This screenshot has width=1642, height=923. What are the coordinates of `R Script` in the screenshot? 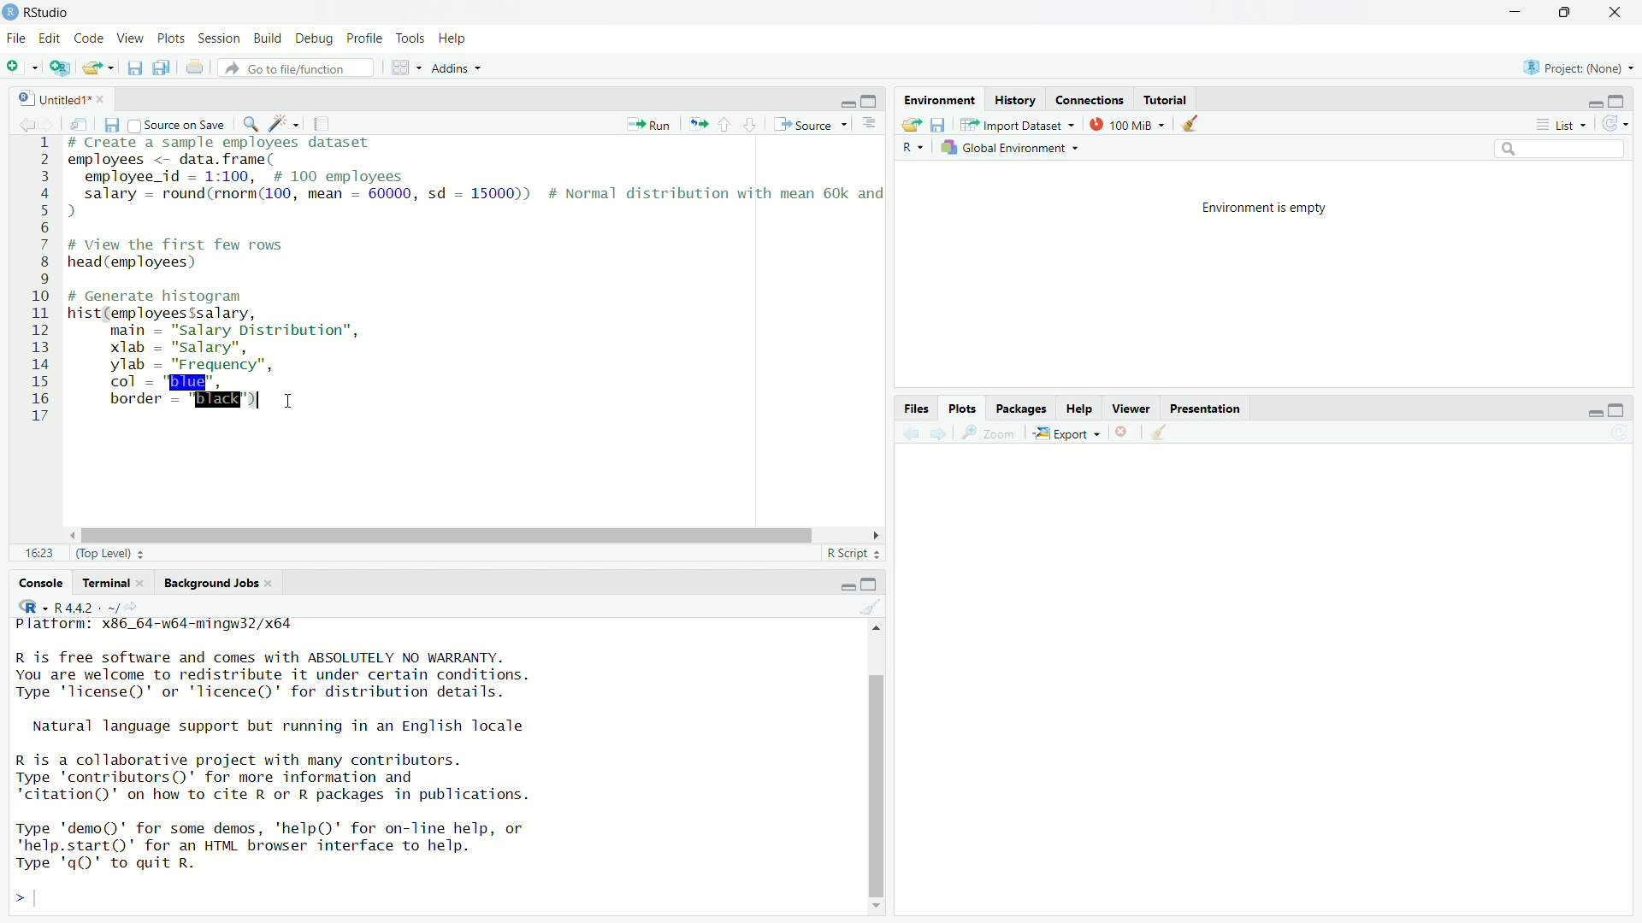 It's located at (855, 554).